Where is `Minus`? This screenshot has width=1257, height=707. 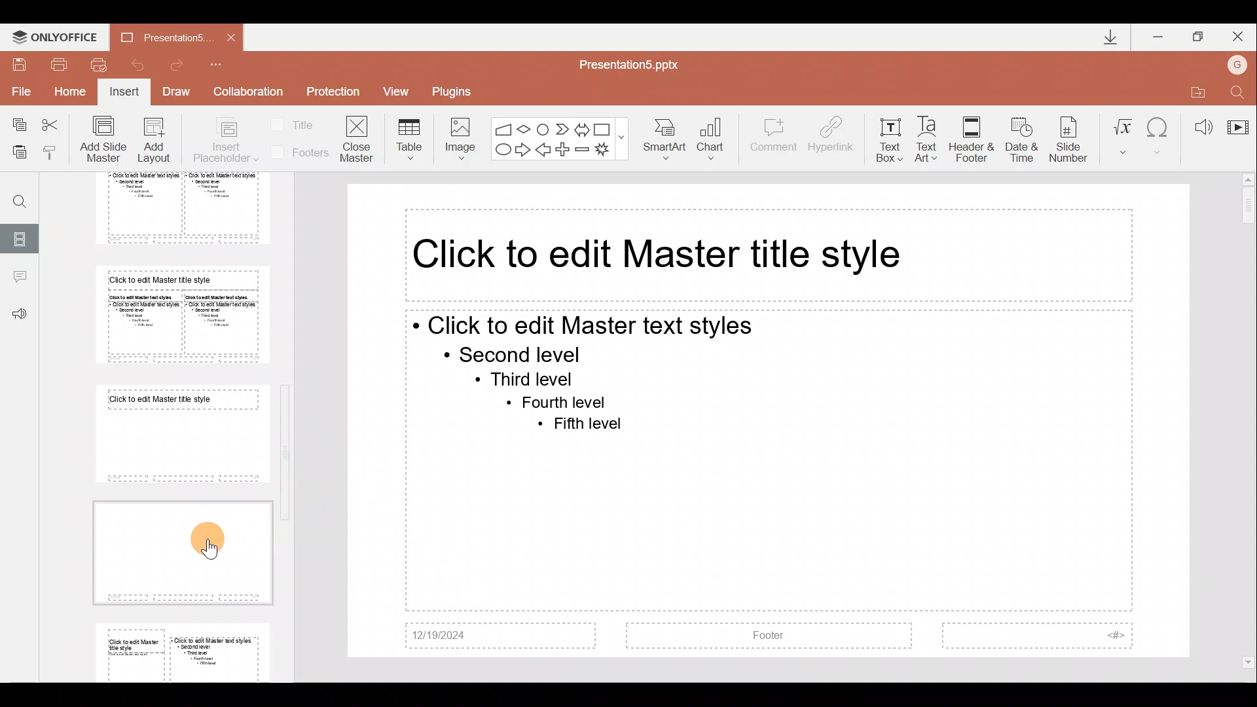 Minus is located at coordinates (583, 149).